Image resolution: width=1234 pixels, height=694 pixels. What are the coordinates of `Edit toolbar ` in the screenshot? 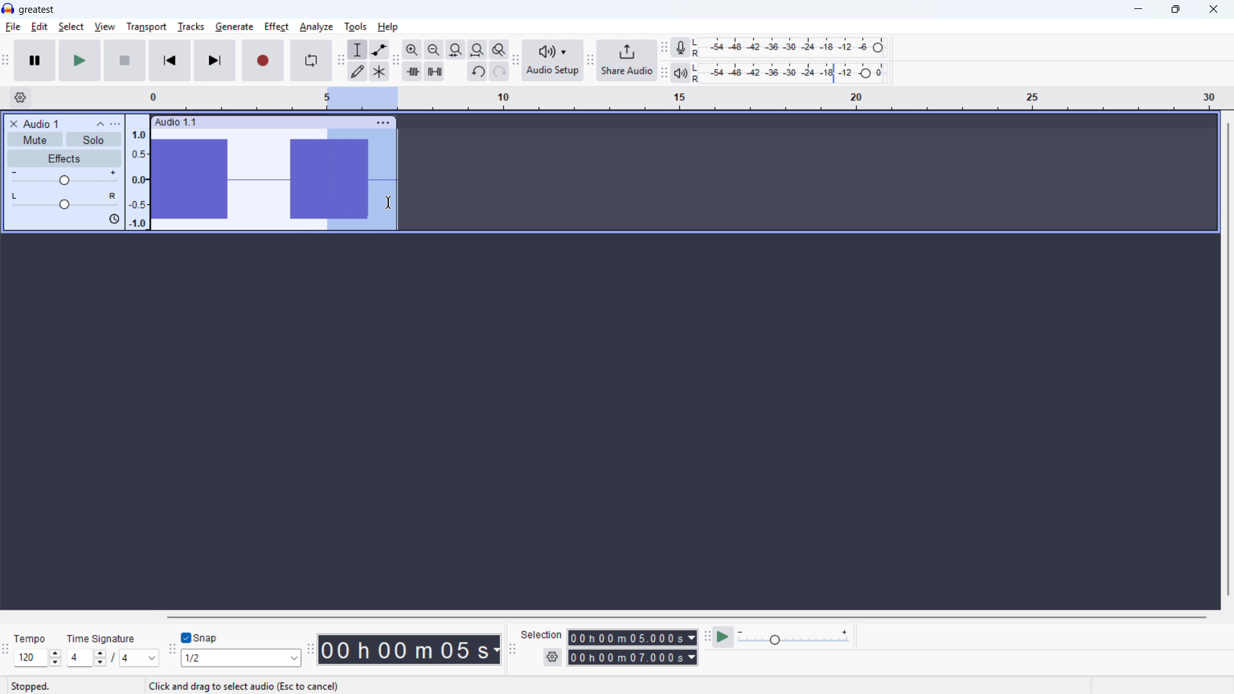 It's located at (395, 60).